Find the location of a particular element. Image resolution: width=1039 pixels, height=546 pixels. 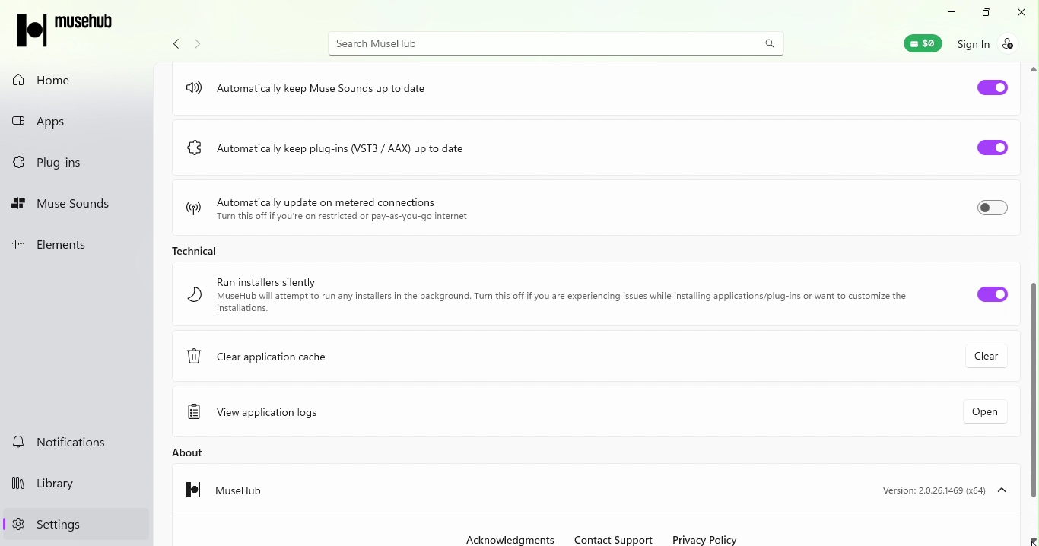

Muse sounds is located at coordinates (66, 205).